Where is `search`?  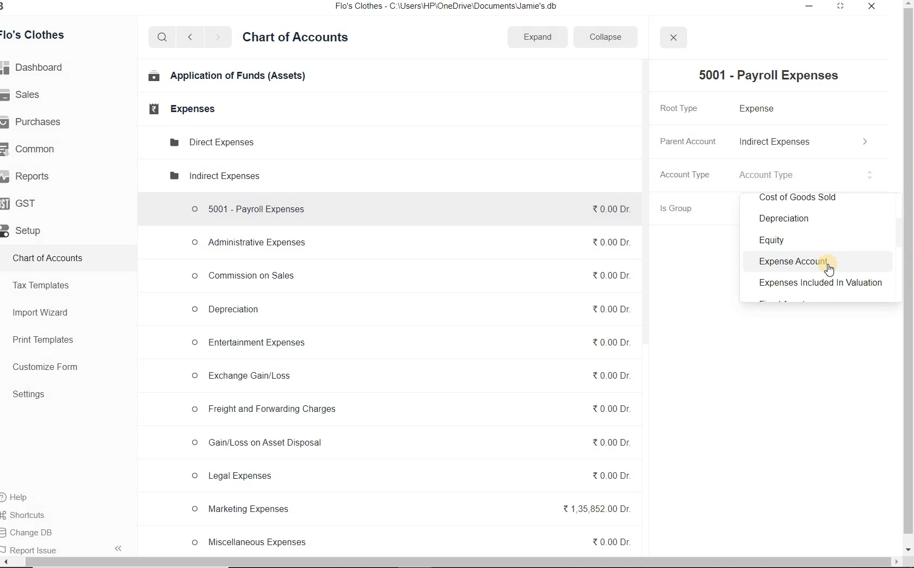 search is located at coordinates (162, 38).